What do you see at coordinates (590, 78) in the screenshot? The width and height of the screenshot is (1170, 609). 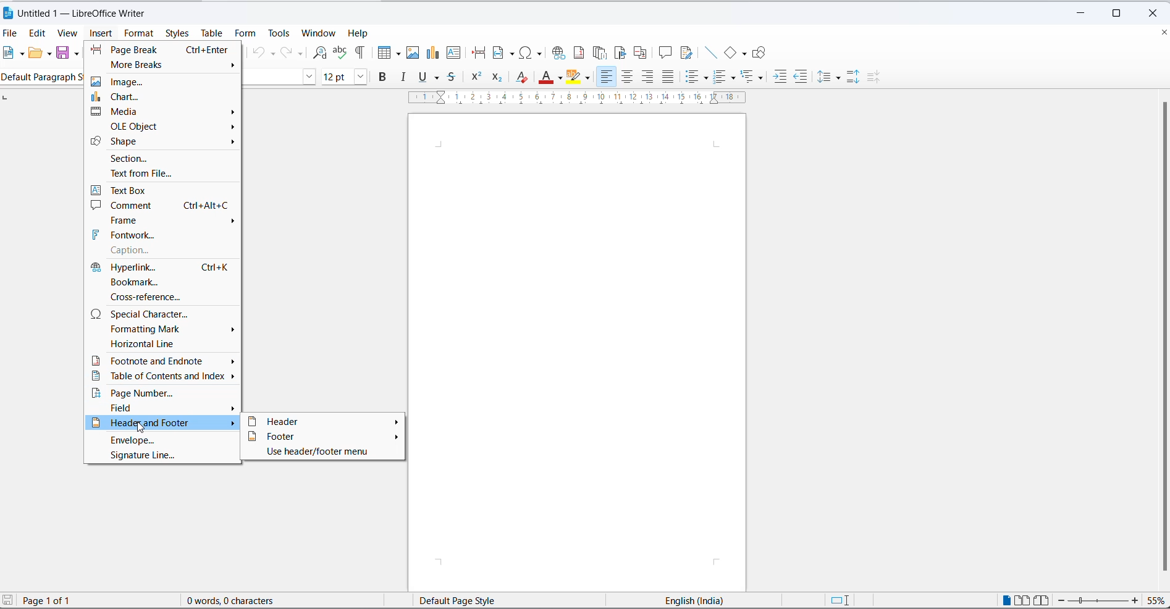 I see `character highlighting options` at bounding box center [590, 78].